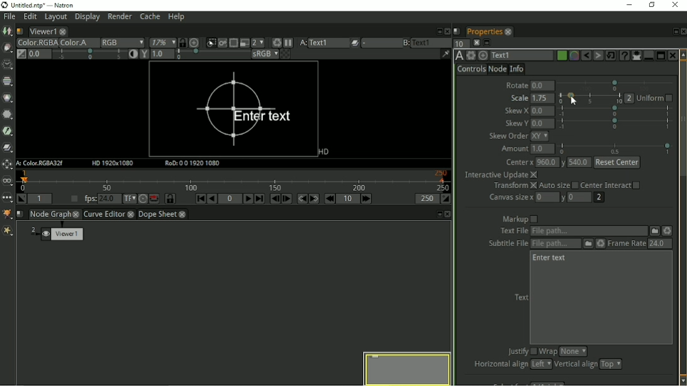 This screenshot has height=386, width=687. Describe the element at coordinates (476, 42) in the screenshot. I see `Close` at that location.